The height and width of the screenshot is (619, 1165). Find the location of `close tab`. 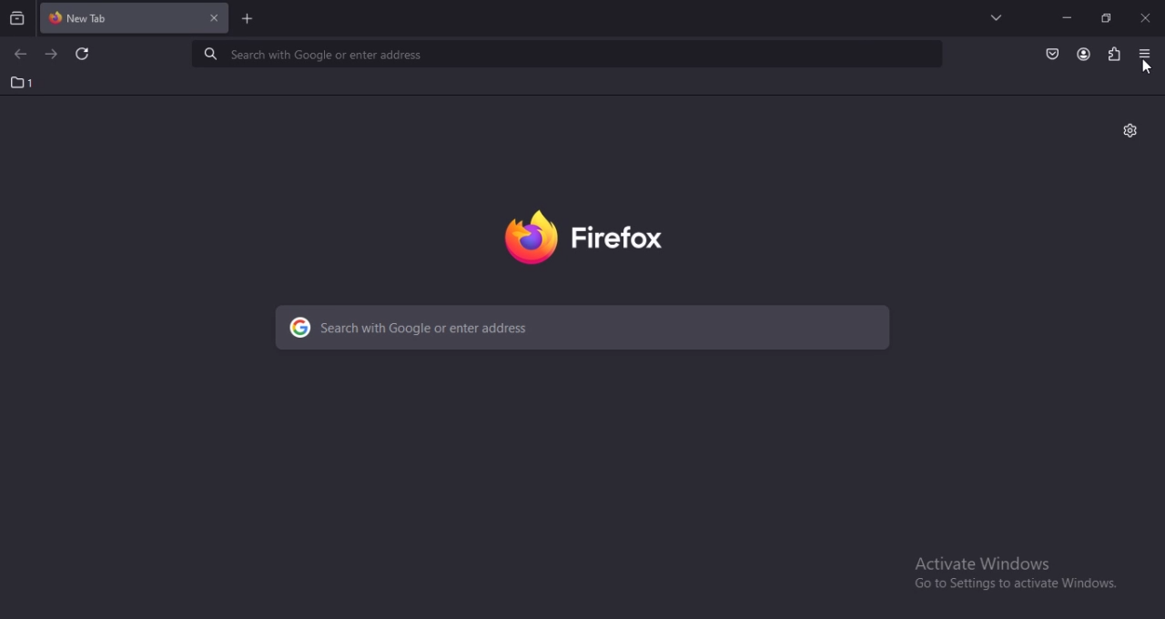

close tab is located at coordinates (211, 18).